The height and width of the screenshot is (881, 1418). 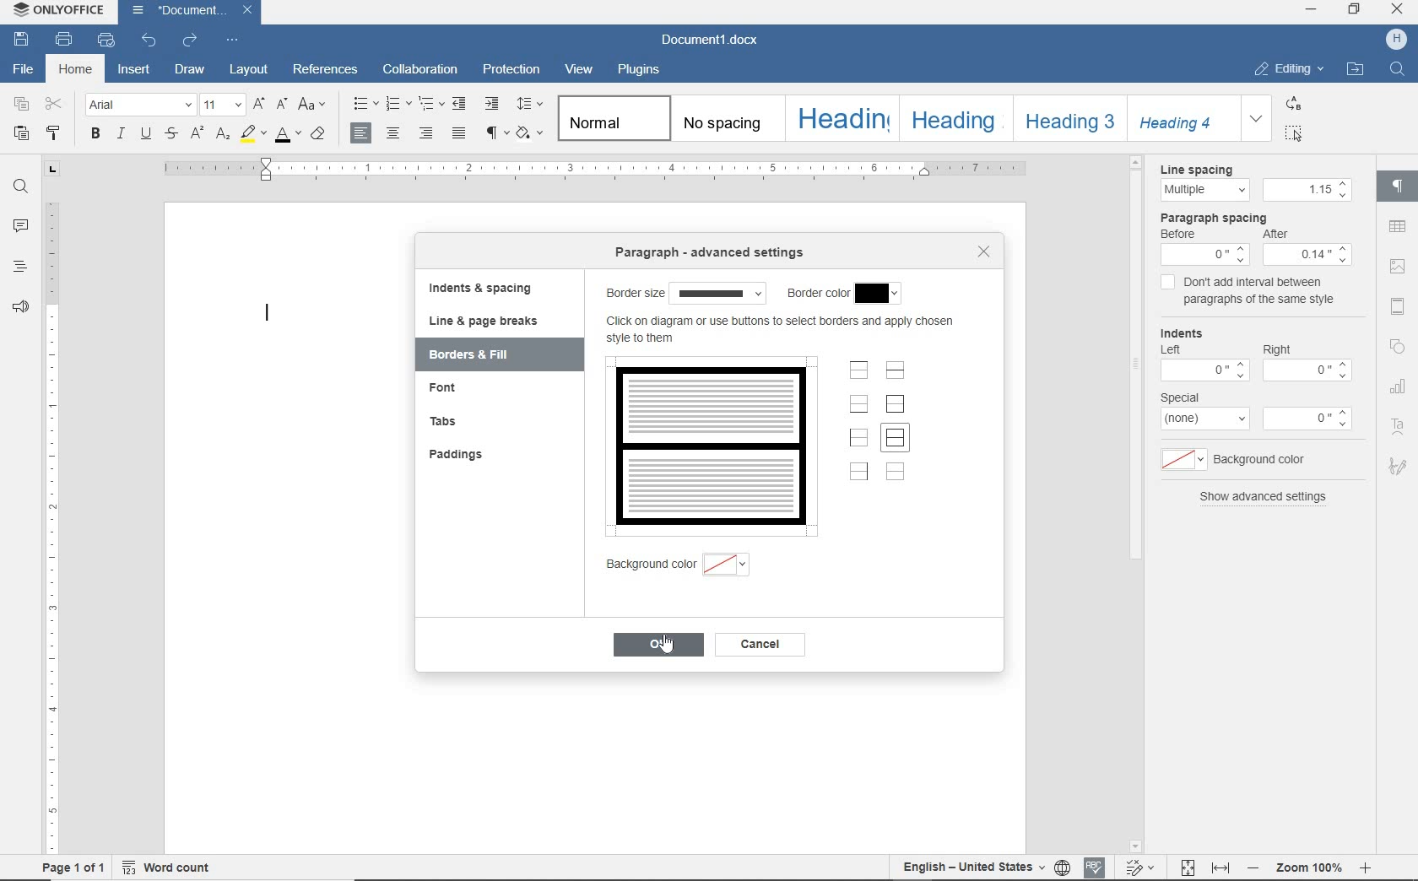 What do you see at coordinates (320, 135) in the screenshot?
I see `clear style` at bounding box center [320, 135].